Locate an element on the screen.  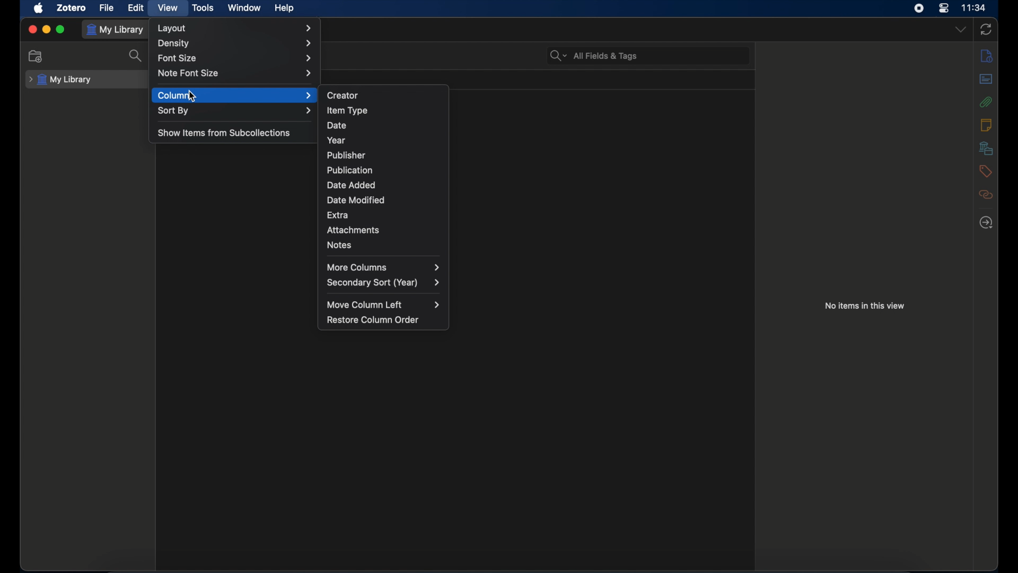
move column left is located at coordinates (382, 304).